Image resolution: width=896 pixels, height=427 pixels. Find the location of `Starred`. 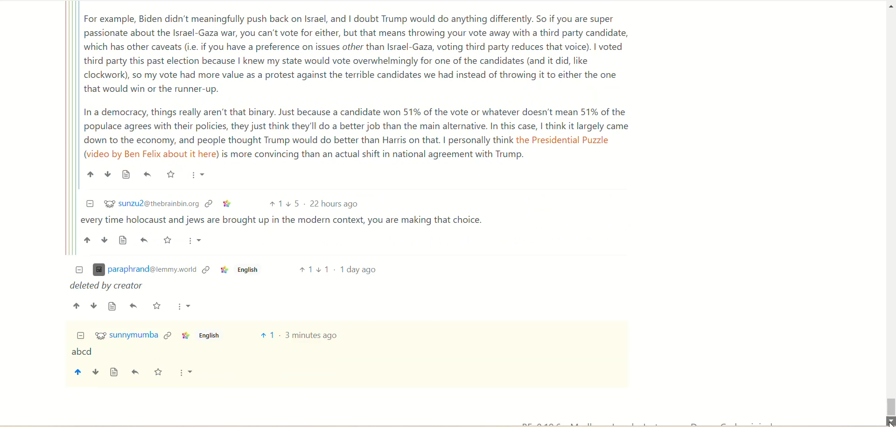

Starred is located at coordinates (171, 175).